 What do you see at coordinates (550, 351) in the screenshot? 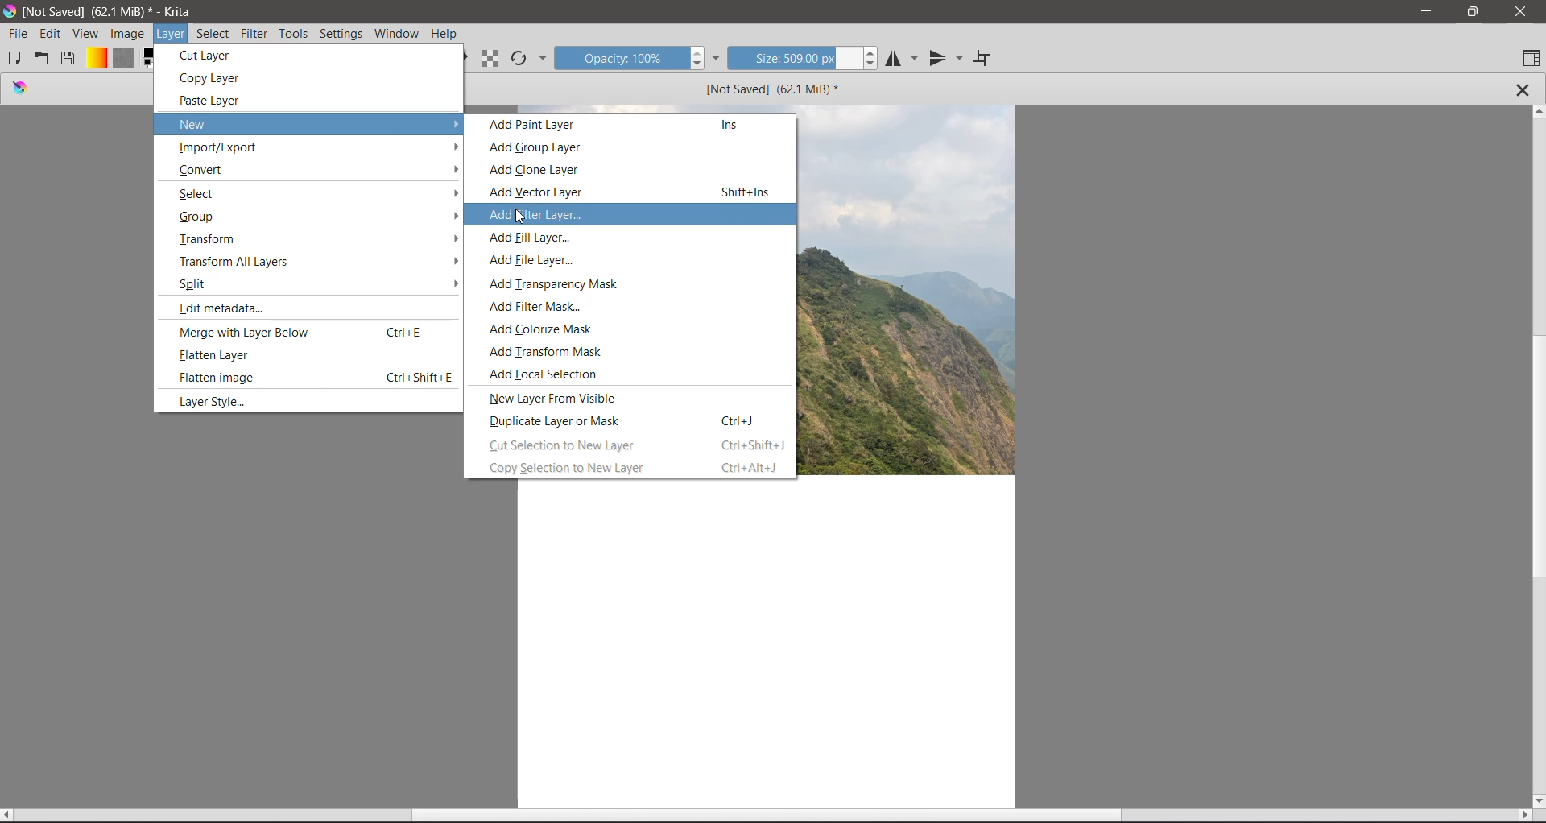
I see `Add Transform Mask` at bounding box center [550, 351].